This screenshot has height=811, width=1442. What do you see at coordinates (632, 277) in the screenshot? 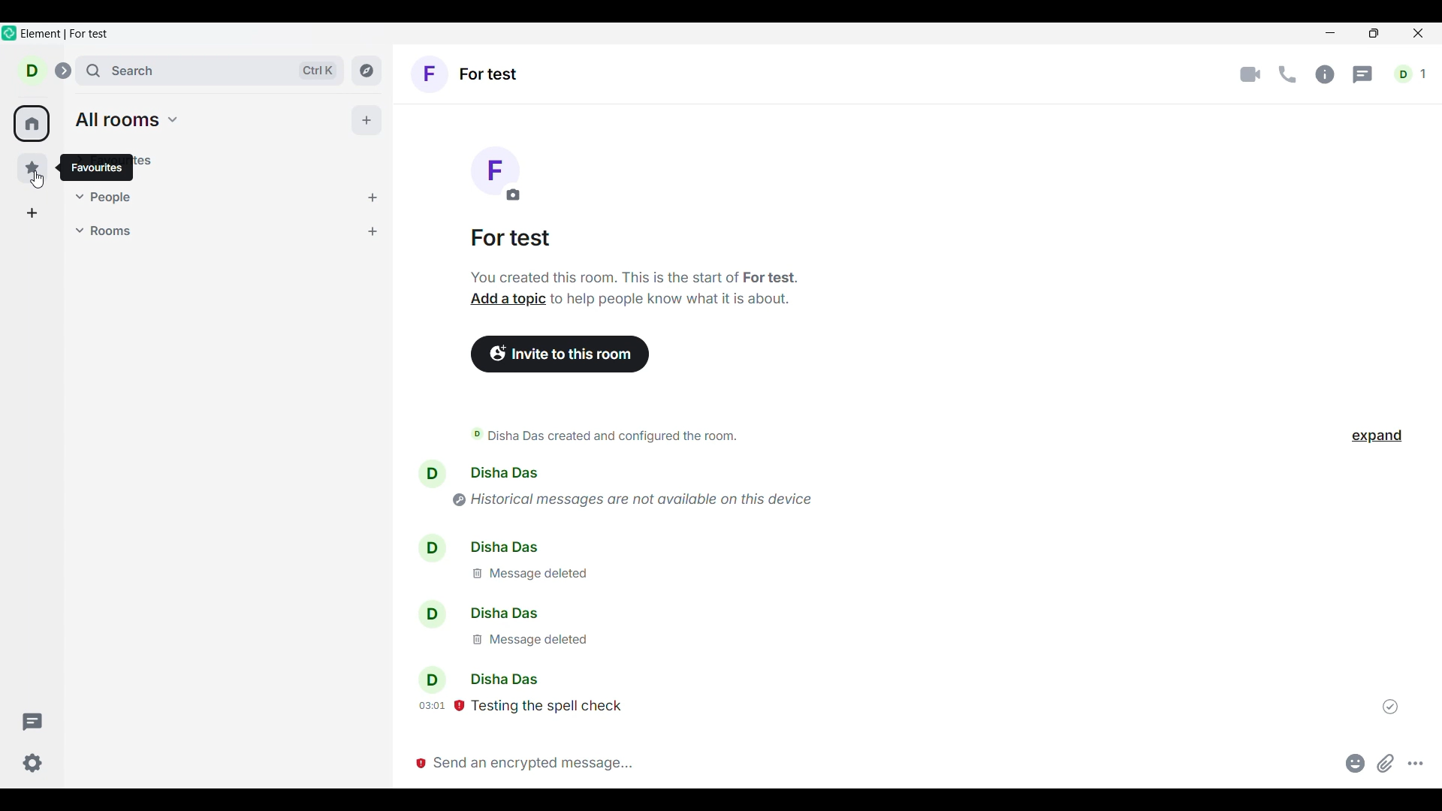
I see `you created this room. this is the start of for test` at bounding box center [632, 277].